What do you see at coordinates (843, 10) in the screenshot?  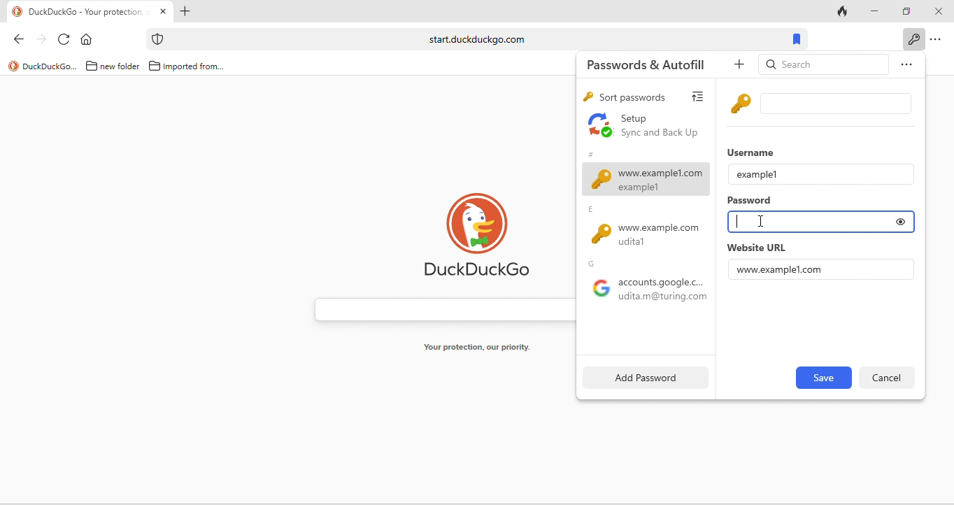 I see `track tab` at bounding box center [843, 10].